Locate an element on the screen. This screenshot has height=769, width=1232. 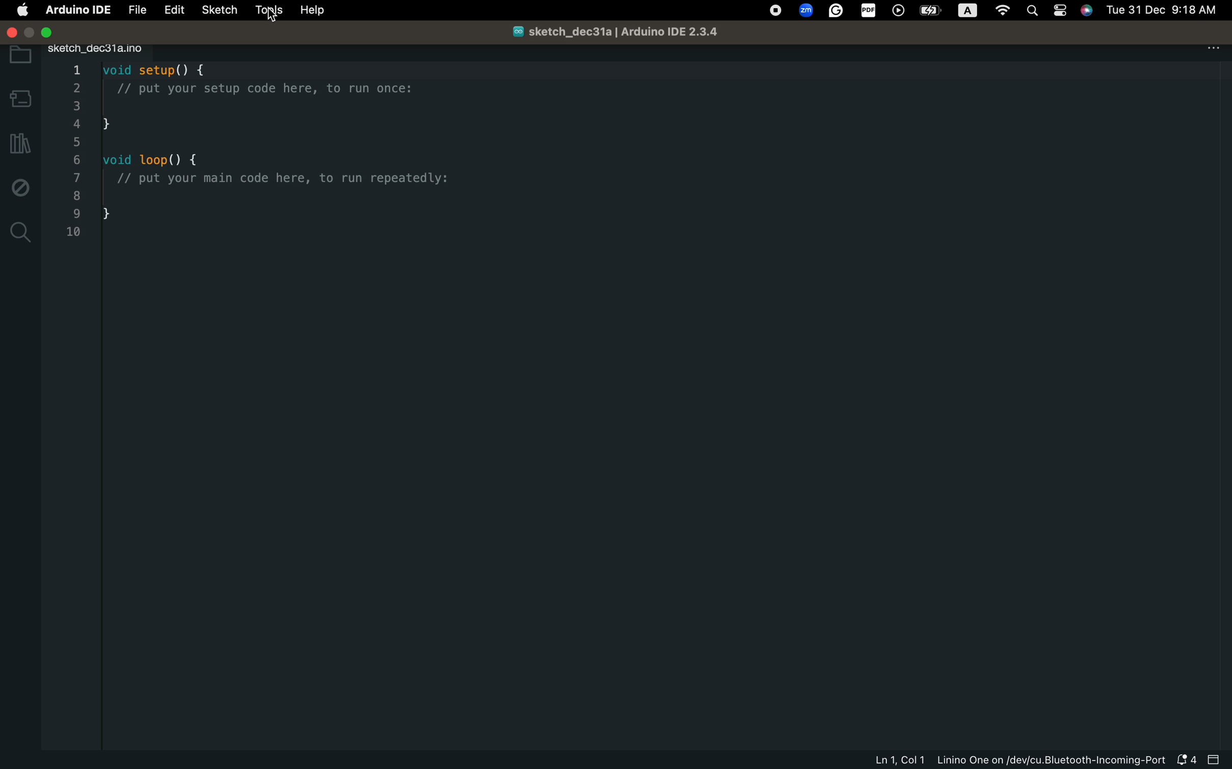
time and hour is located at coordinates (1164, 9).